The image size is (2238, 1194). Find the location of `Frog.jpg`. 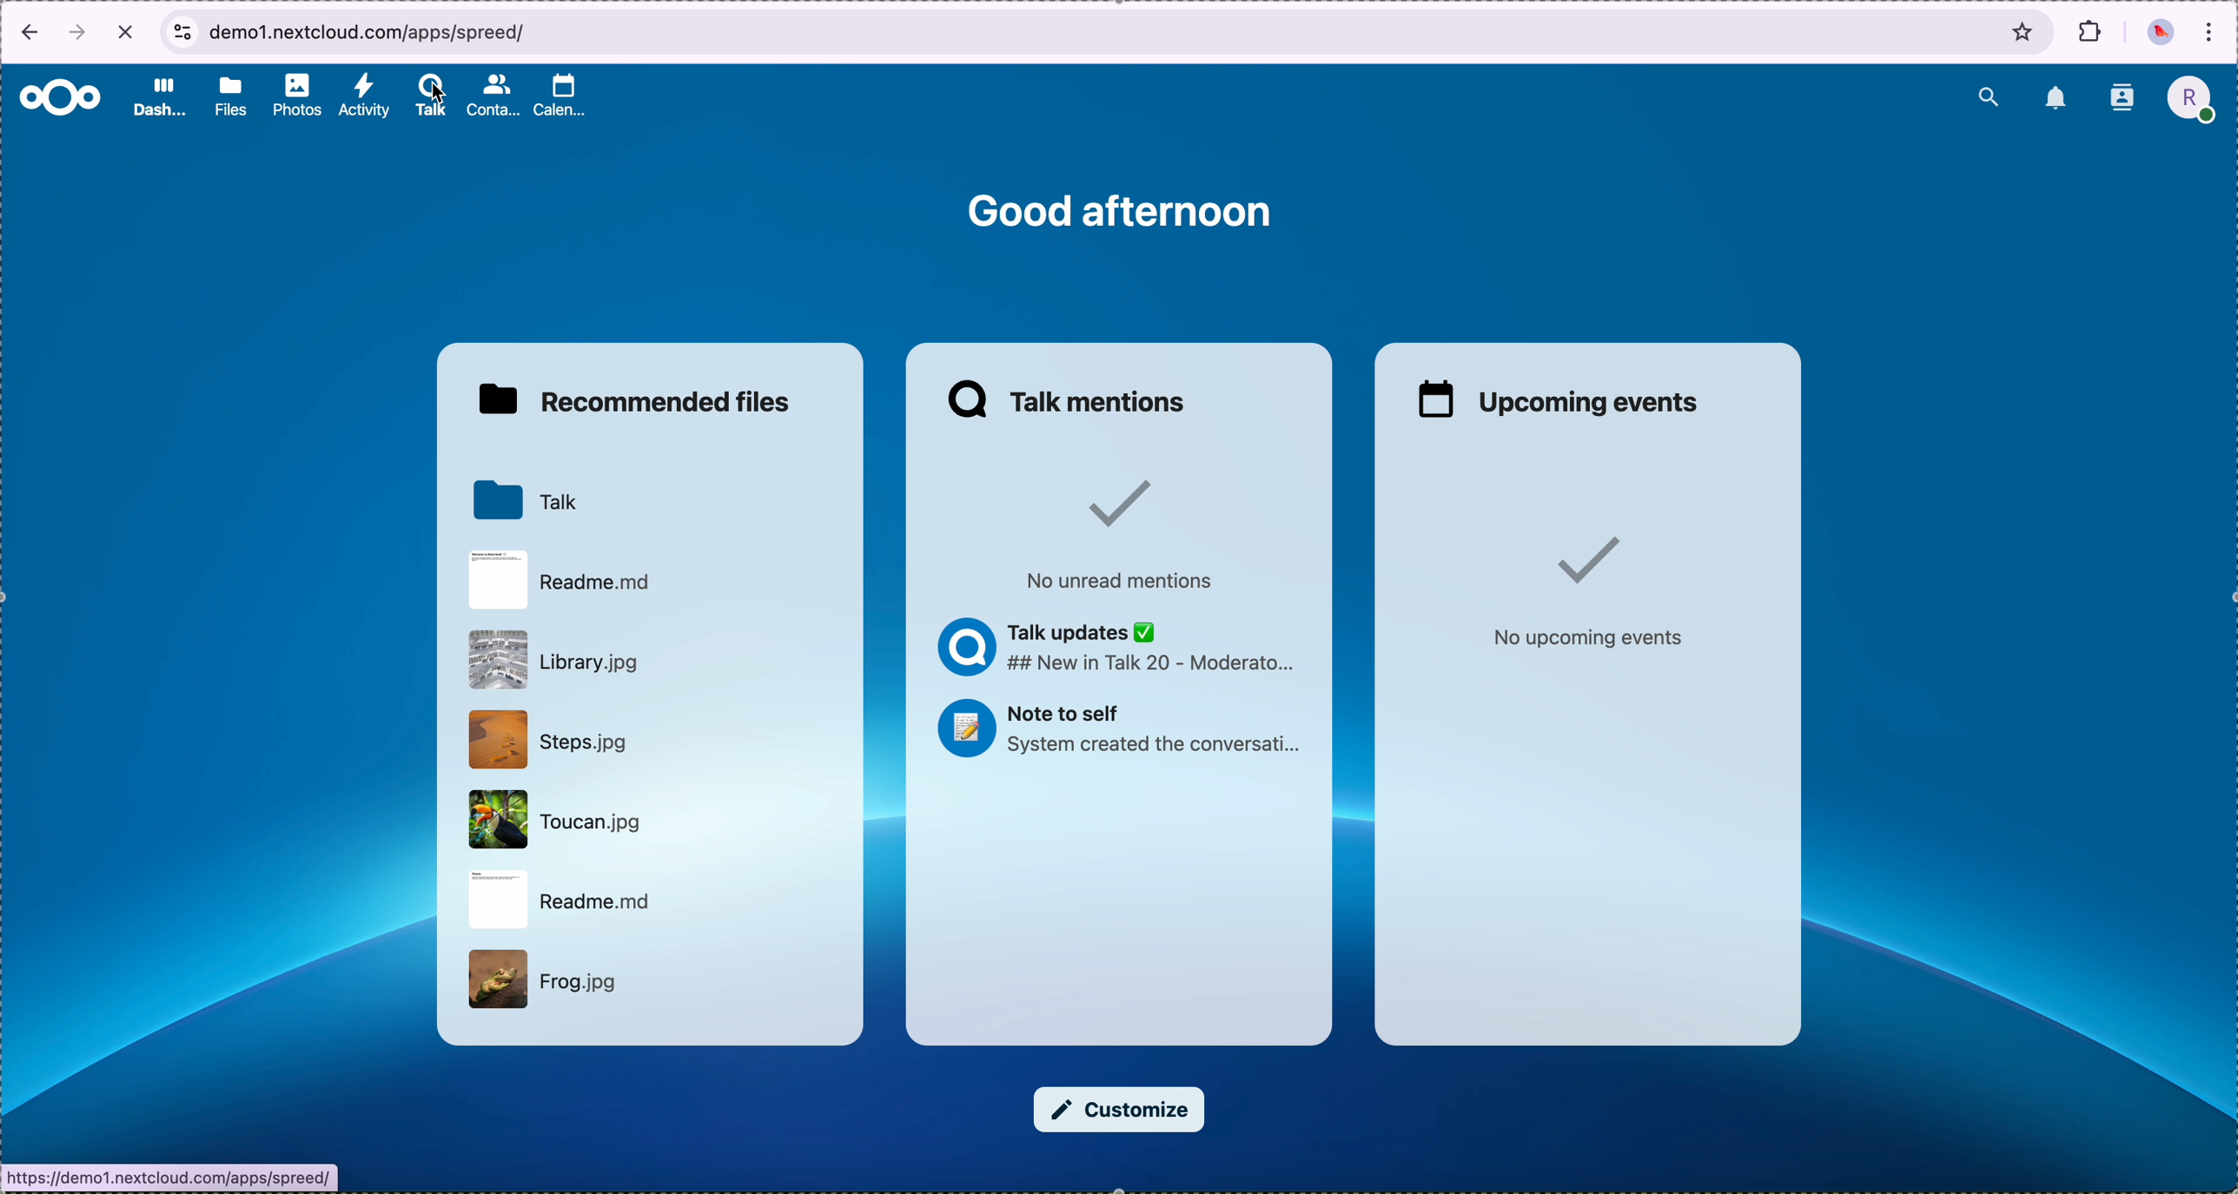

Frog.jpg is located at coordinates (652, 977).